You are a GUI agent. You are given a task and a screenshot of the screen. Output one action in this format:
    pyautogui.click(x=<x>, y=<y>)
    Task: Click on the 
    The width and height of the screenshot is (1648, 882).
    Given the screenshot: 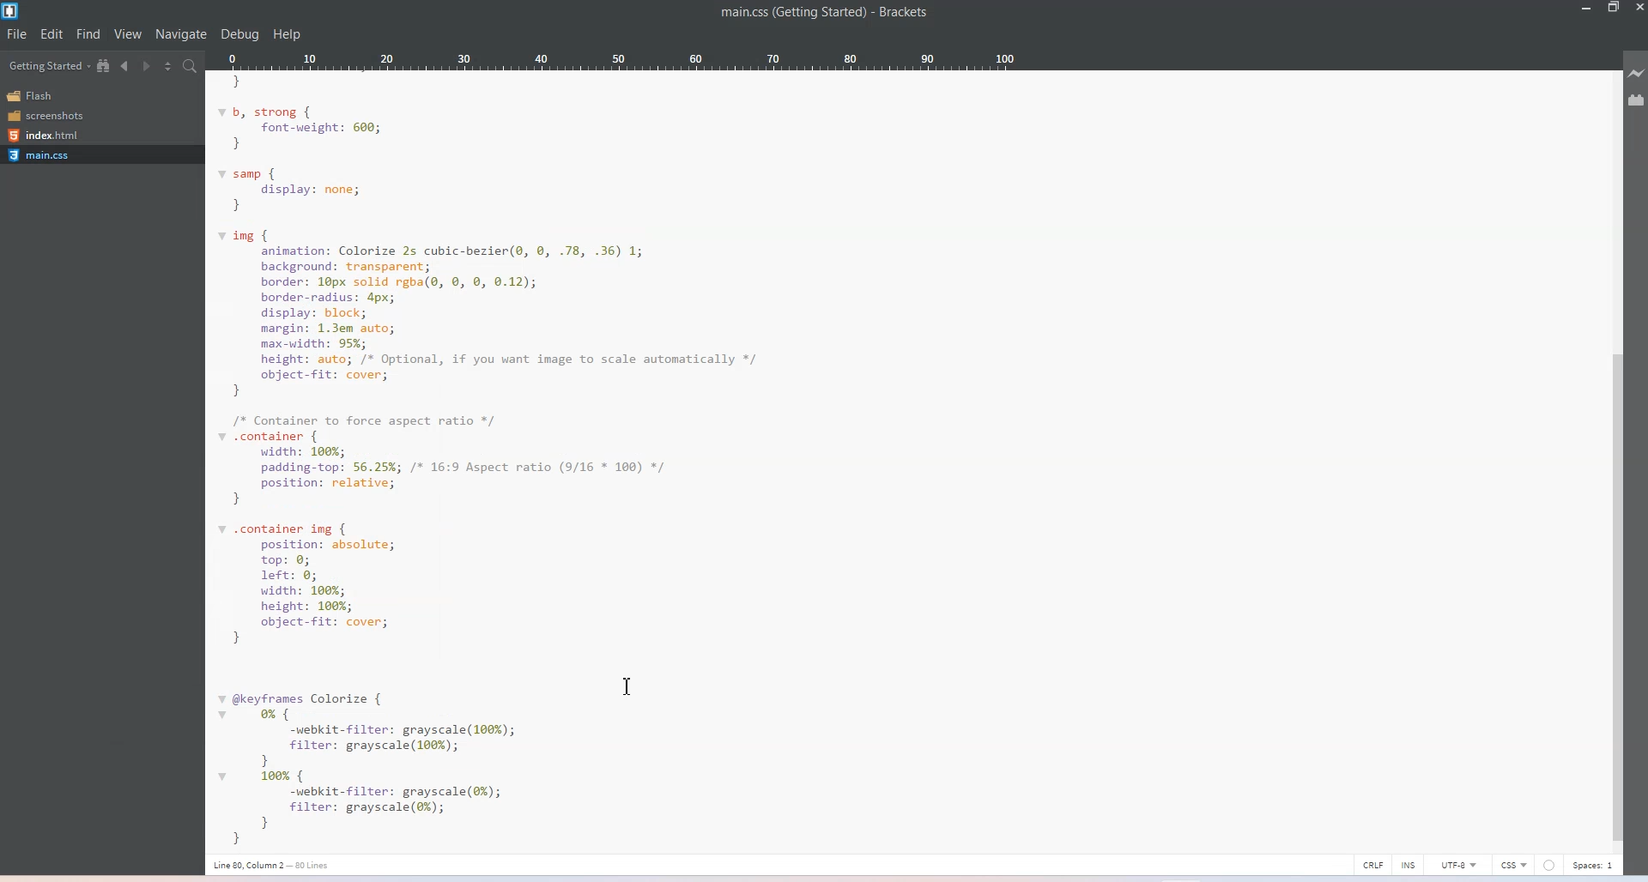 What is the action you would take?
    pyautogui.click(x=1549, y=865)
    